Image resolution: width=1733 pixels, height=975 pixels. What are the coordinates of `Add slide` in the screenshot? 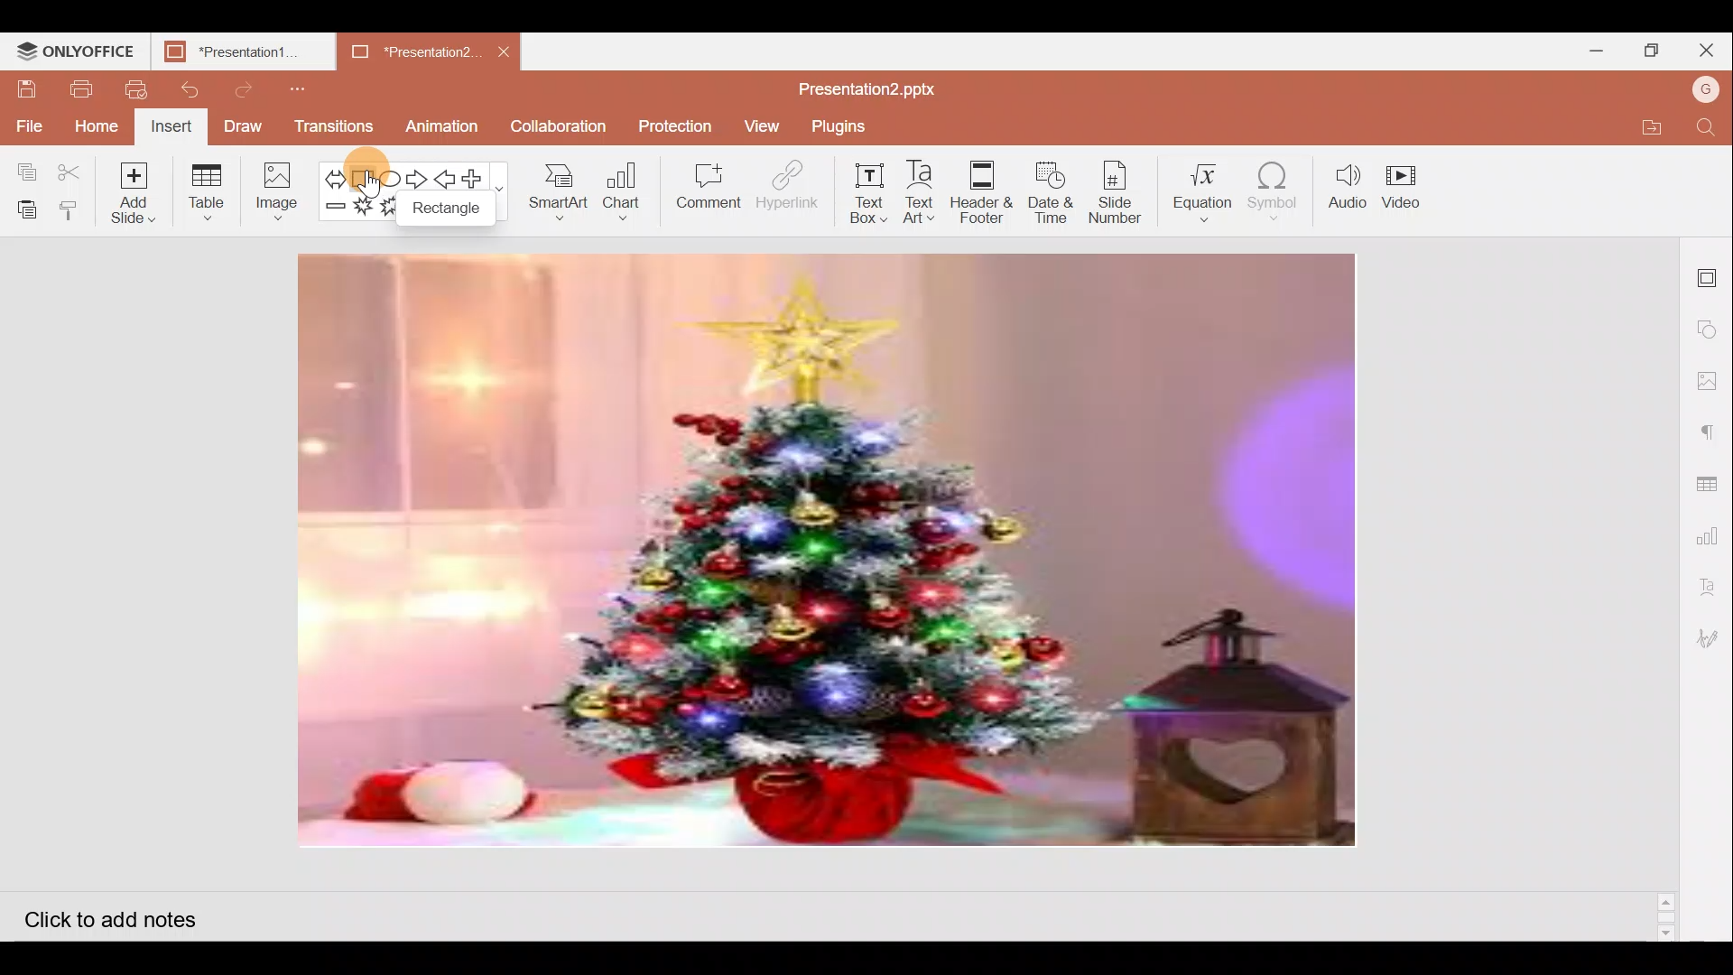 It's located at (135, 193).